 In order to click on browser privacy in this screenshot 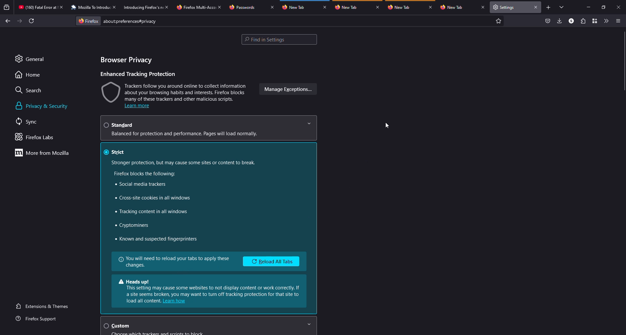, I will do `click(126, 60)`.